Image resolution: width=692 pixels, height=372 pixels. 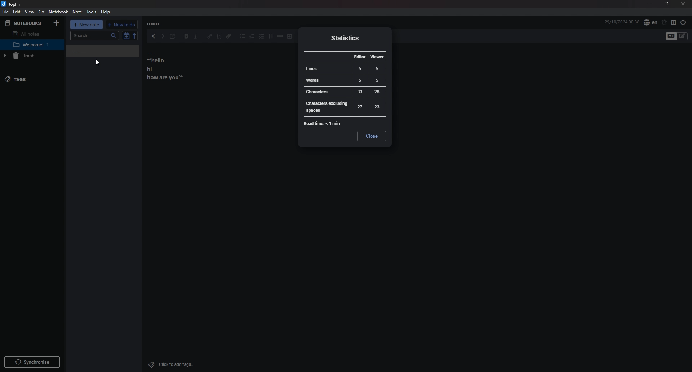 I want to click on go, so click(x=41, y=12).